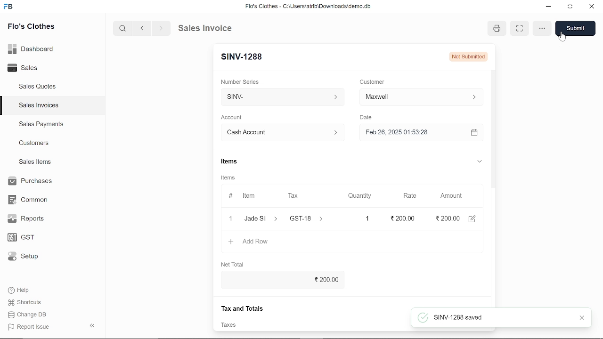  Describe the element at coordinates (498, 29) in the screenshot. I see `print` at that location.